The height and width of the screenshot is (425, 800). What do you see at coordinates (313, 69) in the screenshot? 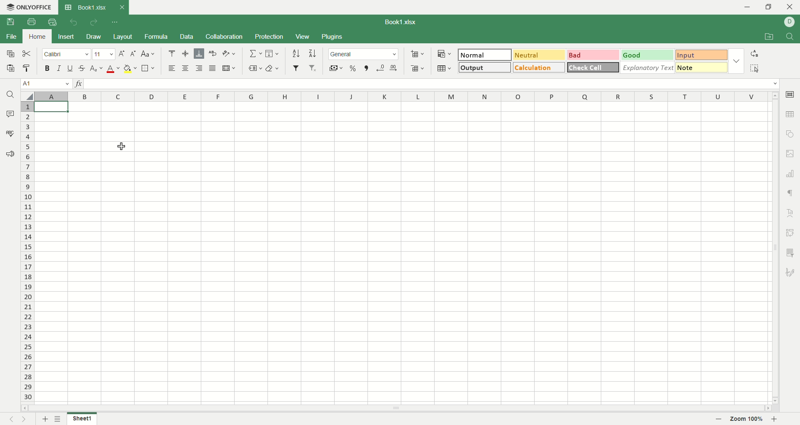
I see `remove filter` at bounding box center [313, 69].